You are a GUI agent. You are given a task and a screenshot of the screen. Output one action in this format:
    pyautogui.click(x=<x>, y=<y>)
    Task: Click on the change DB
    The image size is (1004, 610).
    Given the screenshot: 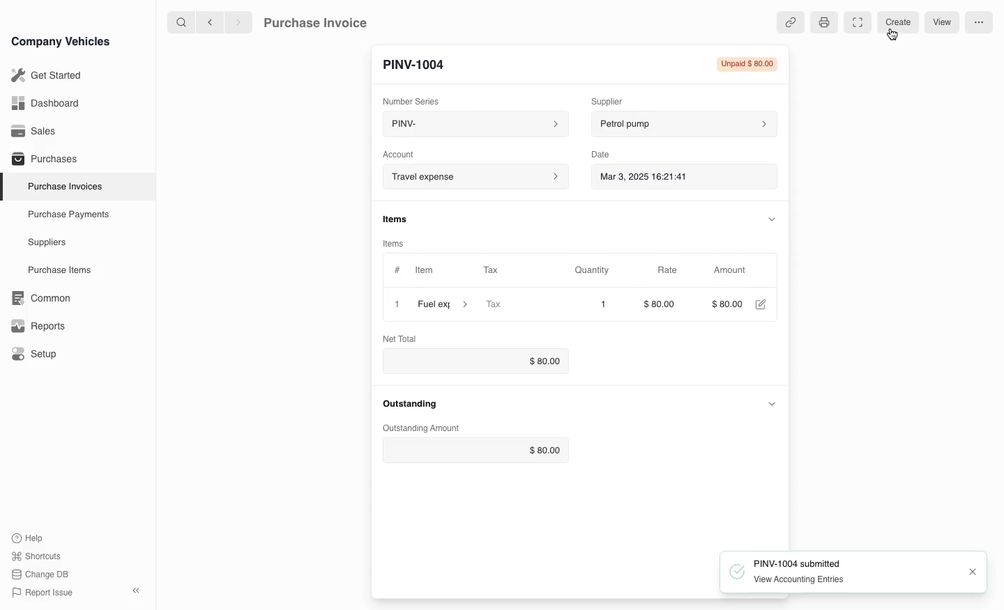 What is the action you would take?
    pyautogui.click(x=42, y=574)
    